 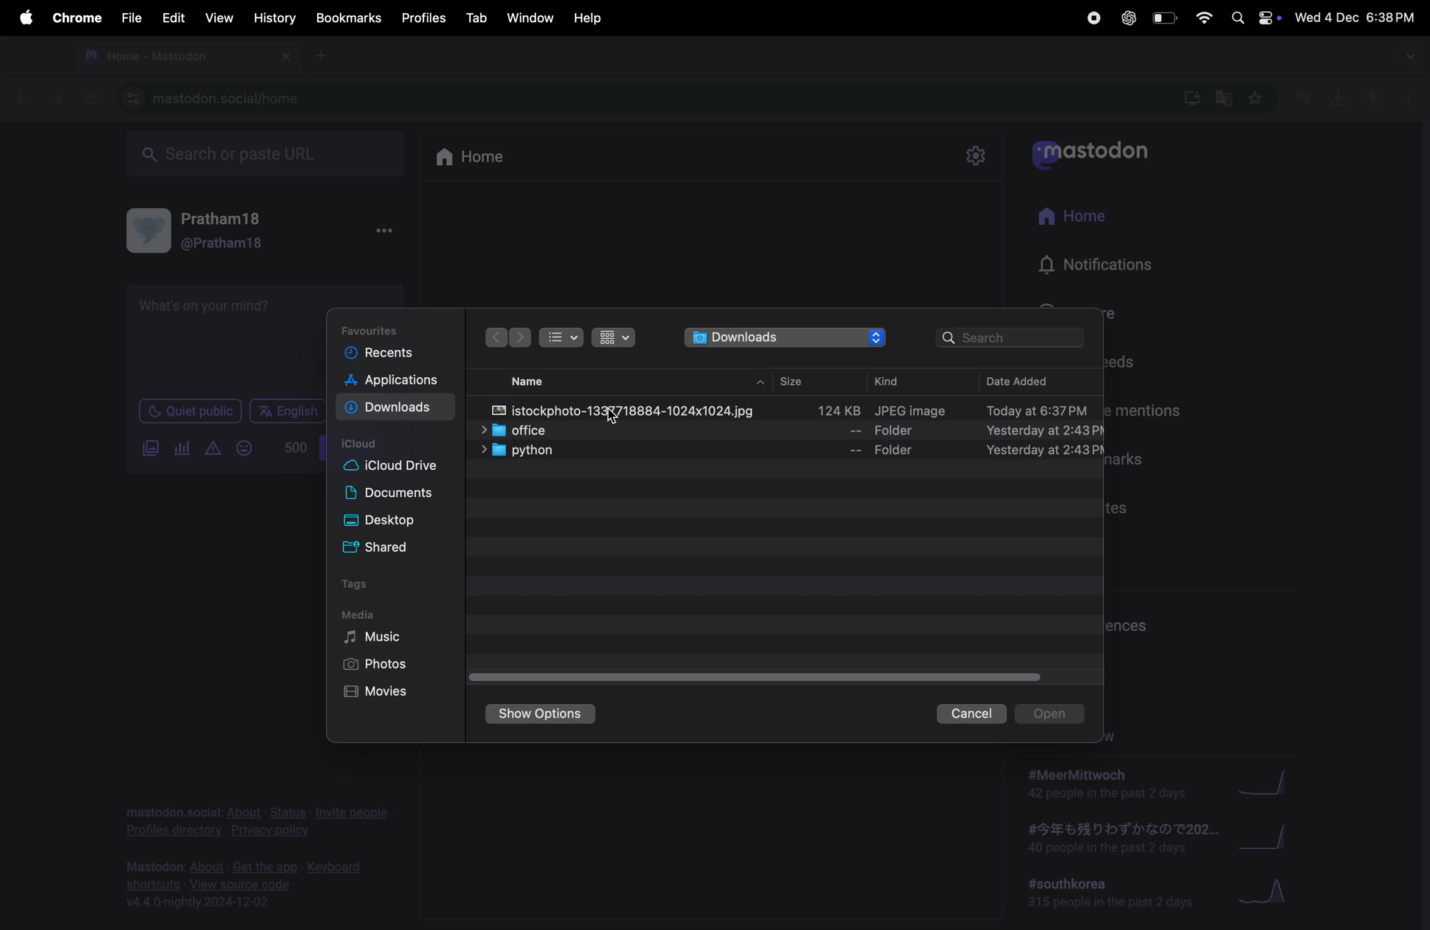 What do you see at coordinates (1033, 380) in the screenshot?
I see `date added` at bounding box center [1033, 380].